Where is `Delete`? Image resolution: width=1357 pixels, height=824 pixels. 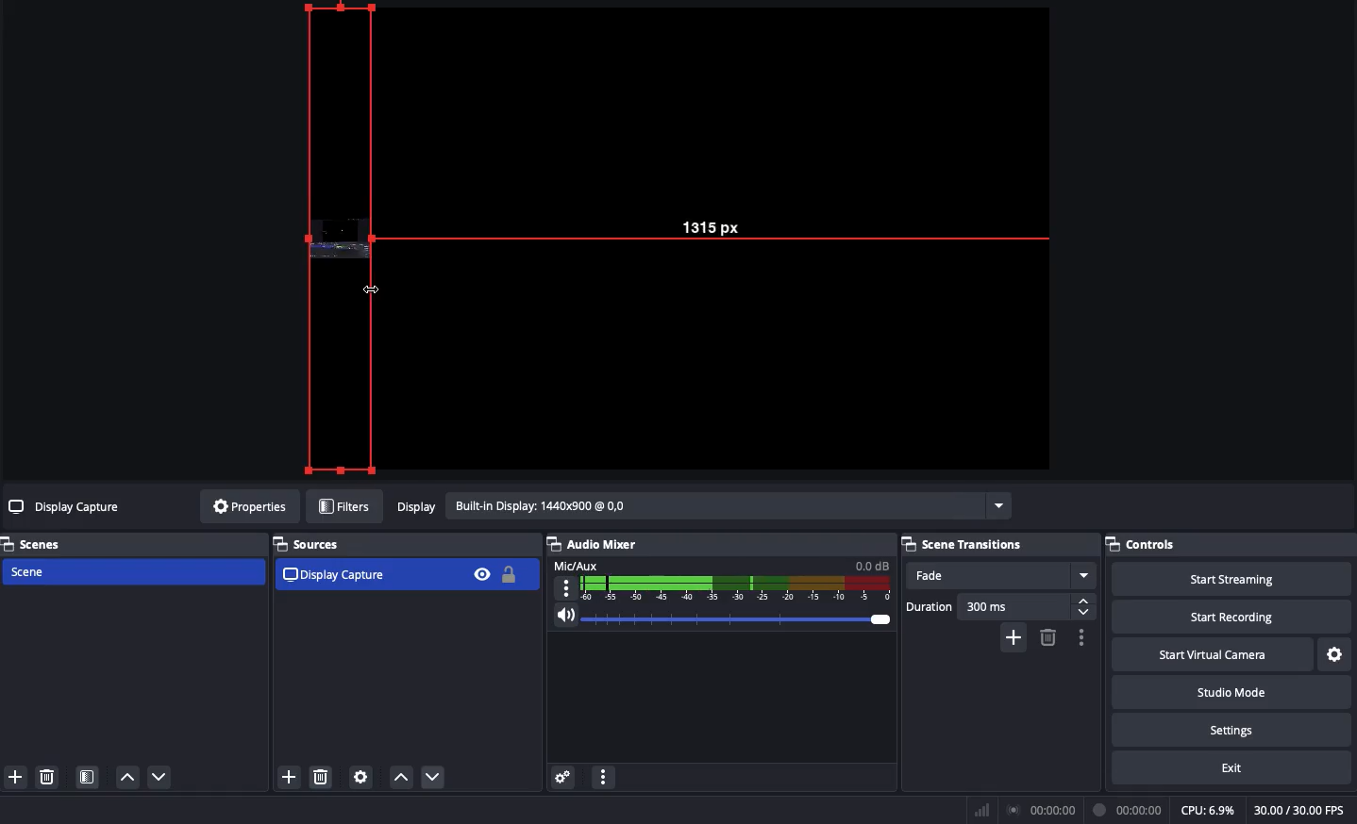 Delete is located at coordinates (1047, 637).